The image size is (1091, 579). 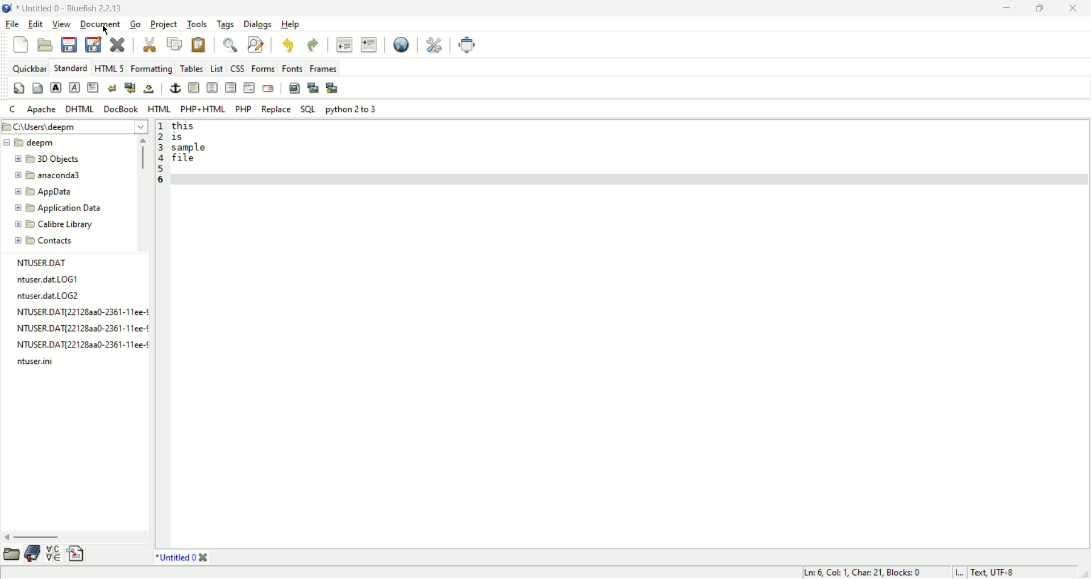 I want to click on unindent, so click(x=344, y=44).